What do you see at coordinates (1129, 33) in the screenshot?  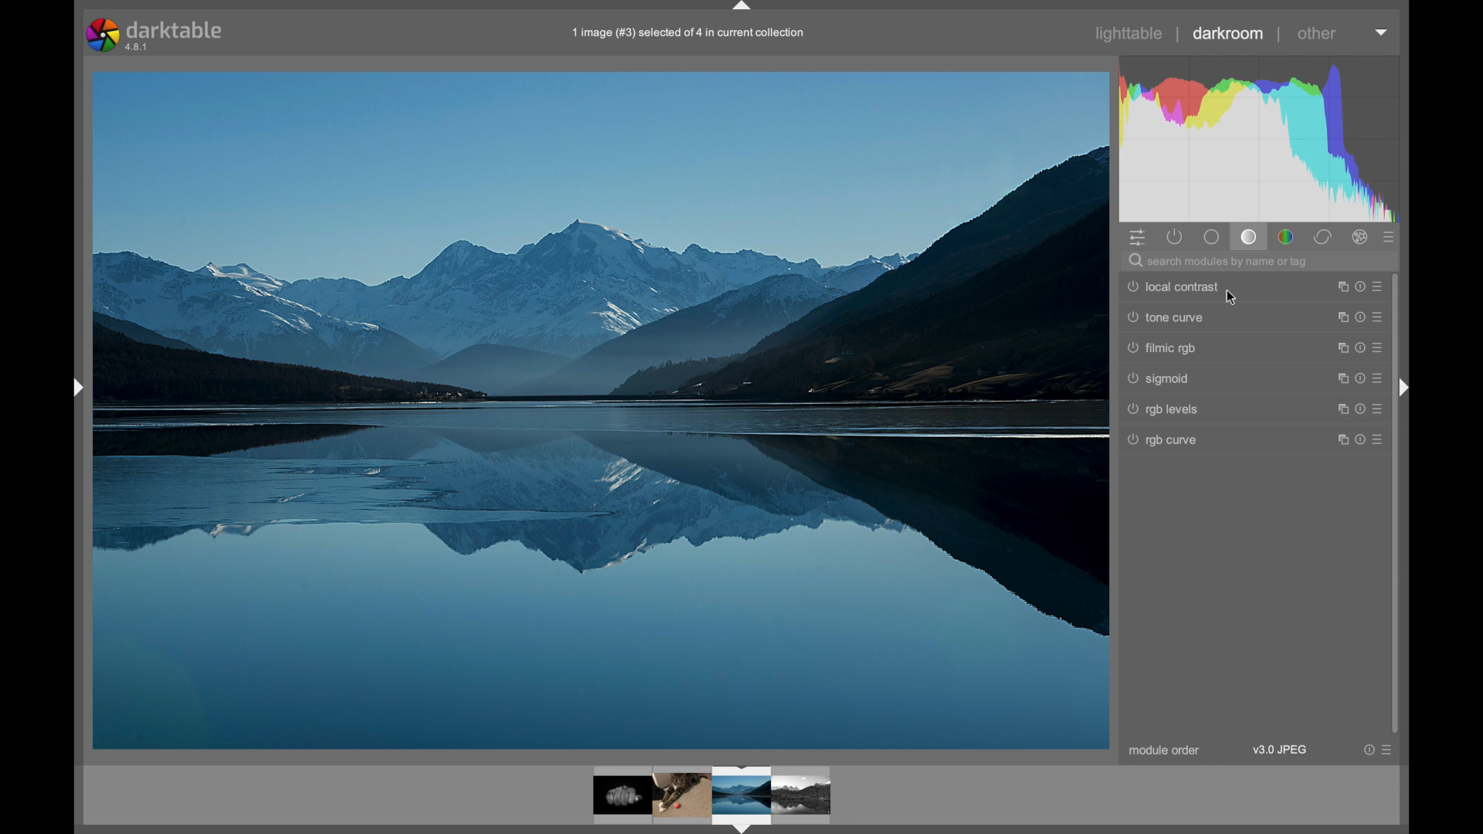 I see `lighttable` at bounding box center [1129, 33].